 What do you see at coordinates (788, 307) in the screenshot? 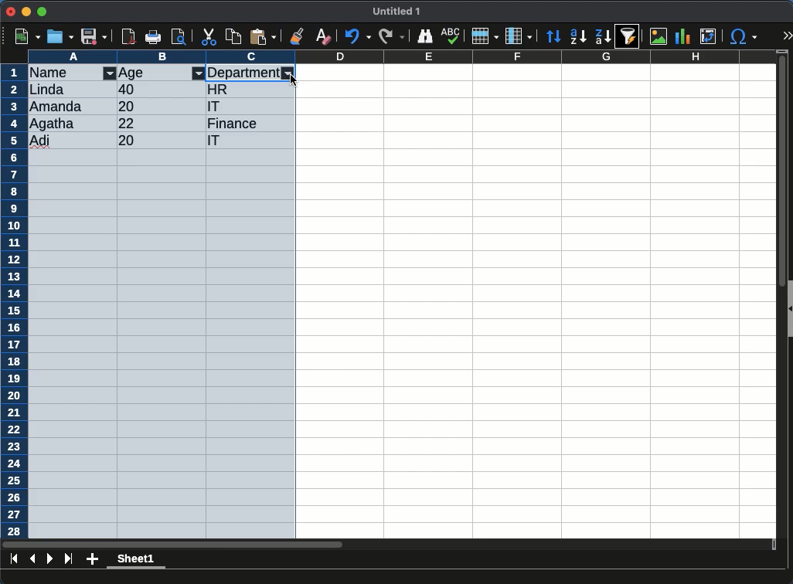
I see `collapse` at bounding box center [788, 307].